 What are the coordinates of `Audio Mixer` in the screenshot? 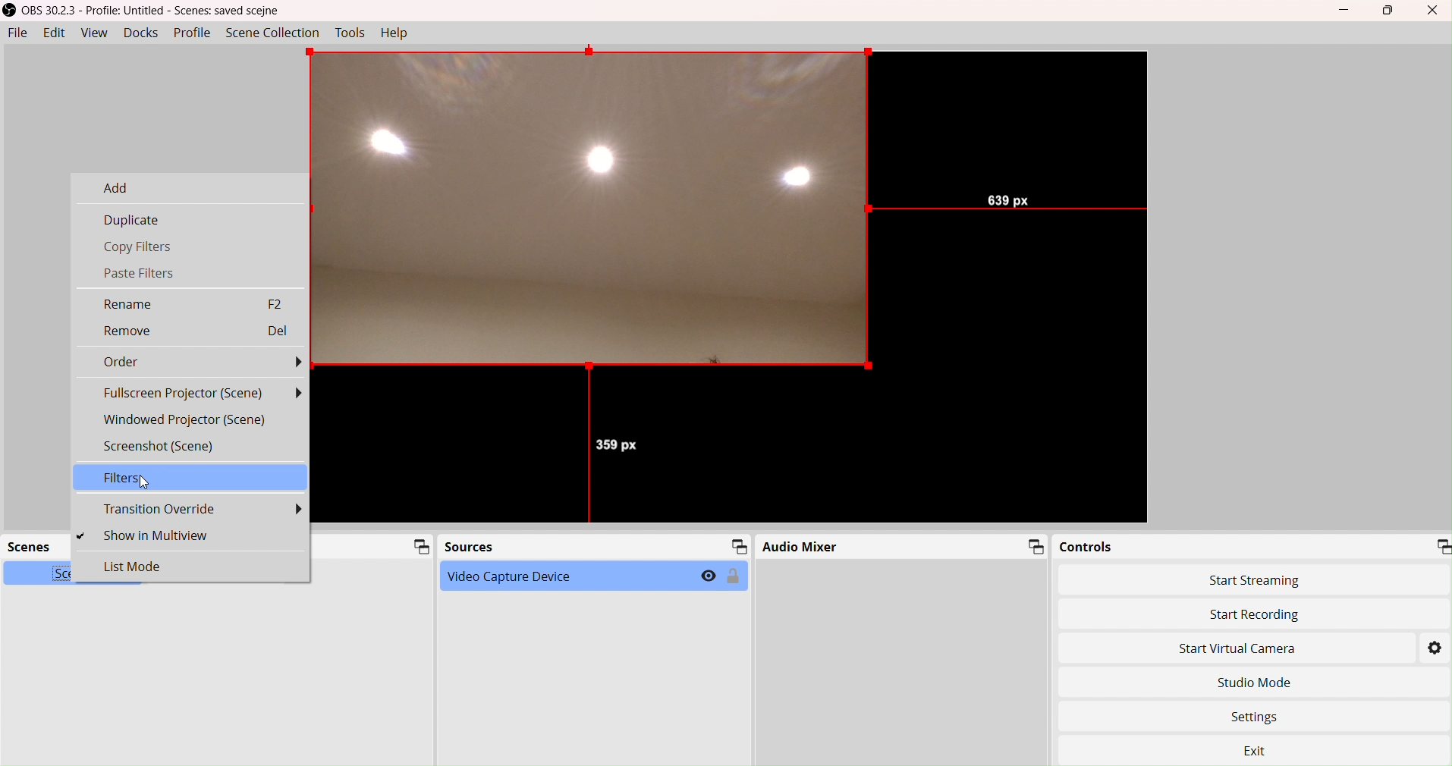 It's located at (903, 547).